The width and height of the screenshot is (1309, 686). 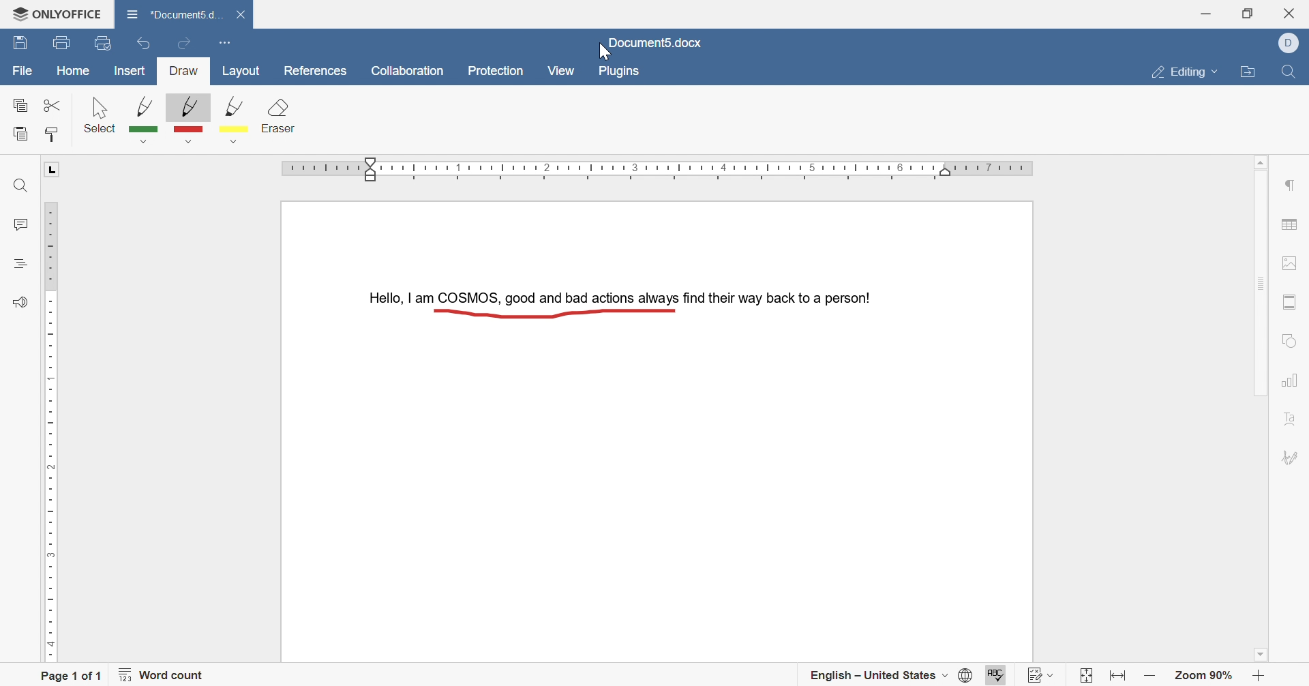 I want to click on copy style, so click(x=54, y=133).